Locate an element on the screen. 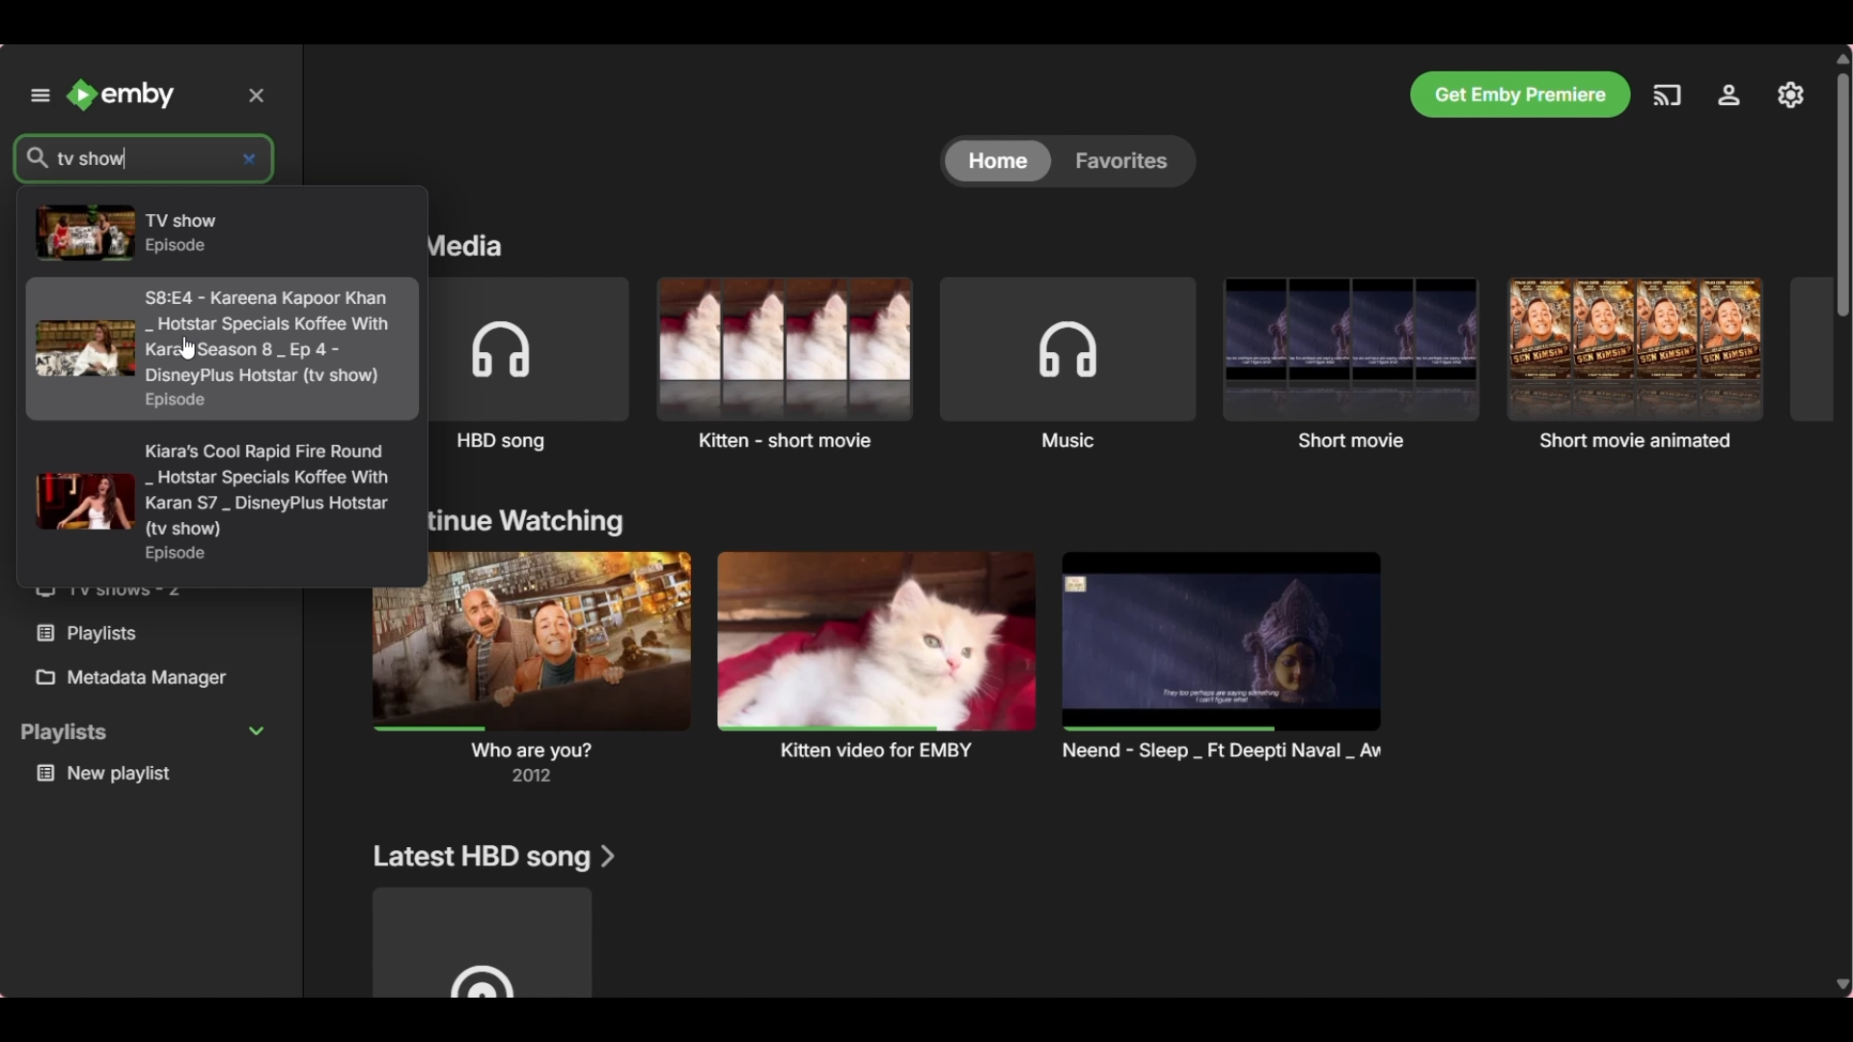 This screenshot has width=1853, height=1042. Search query results with selected search result highlighted is located at coordinates (221, 386).